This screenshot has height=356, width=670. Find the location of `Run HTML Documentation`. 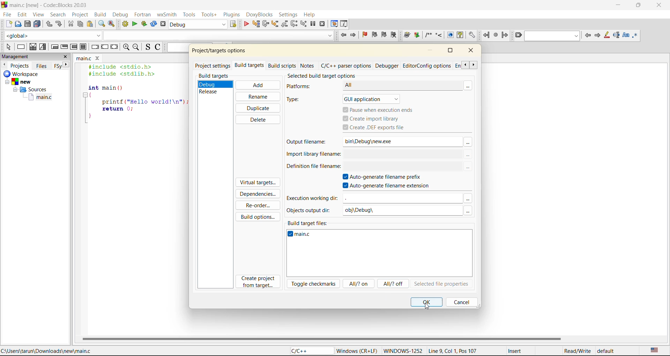

Run HTML Documentation is located at coordinates (450, 34).